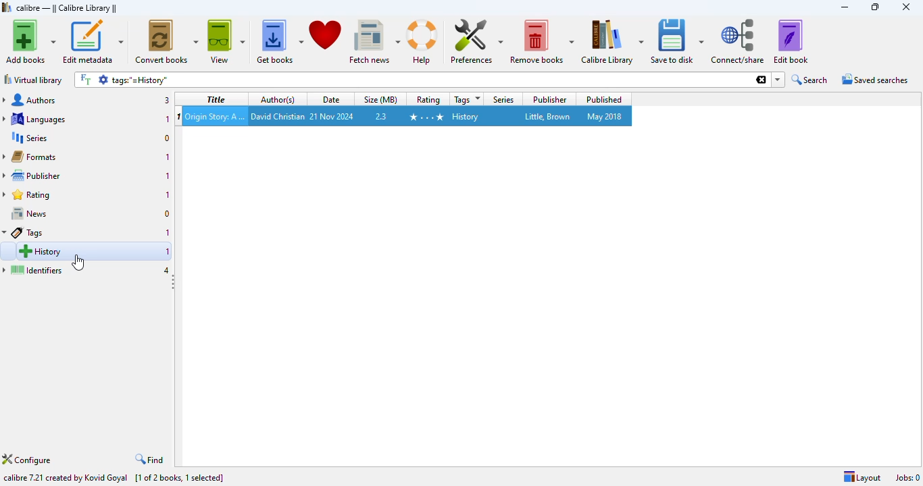  I want to click on cursor, so click(78, 262).